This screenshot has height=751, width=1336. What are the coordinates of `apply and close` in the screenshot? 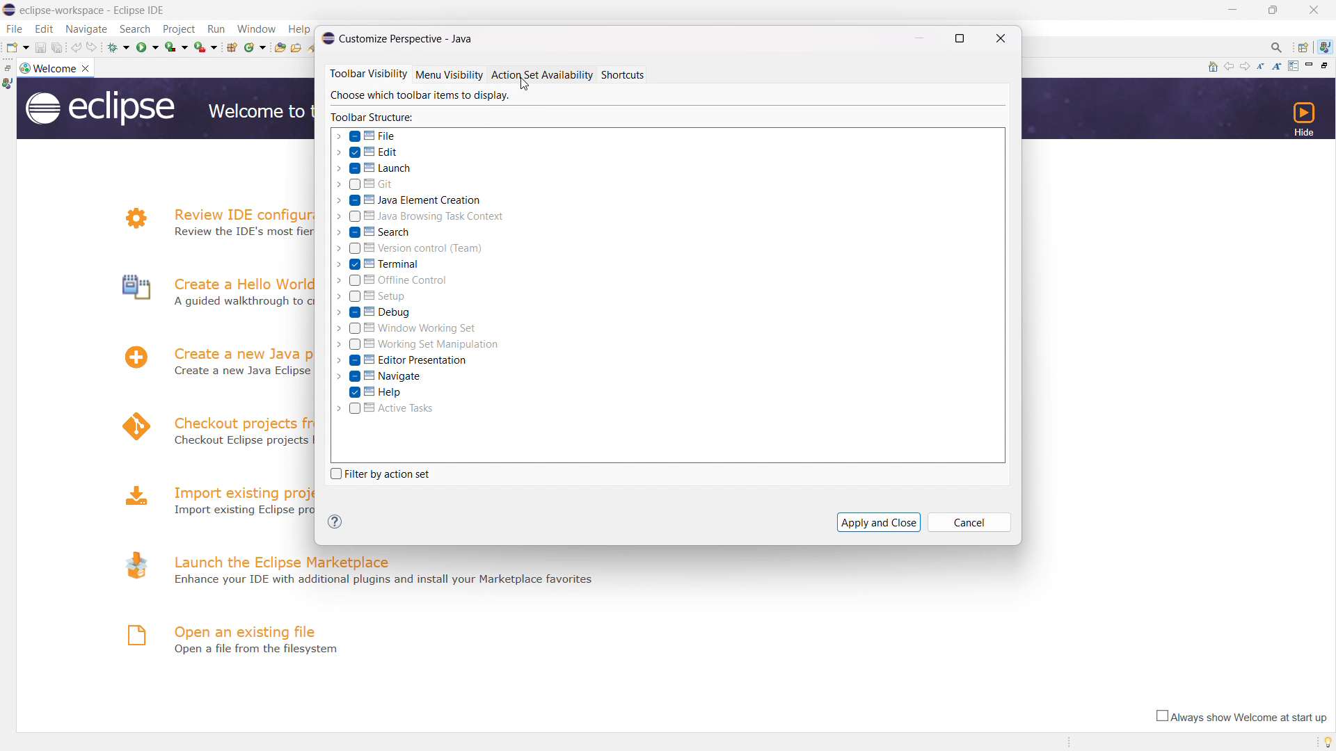 It's located at (880, 522).